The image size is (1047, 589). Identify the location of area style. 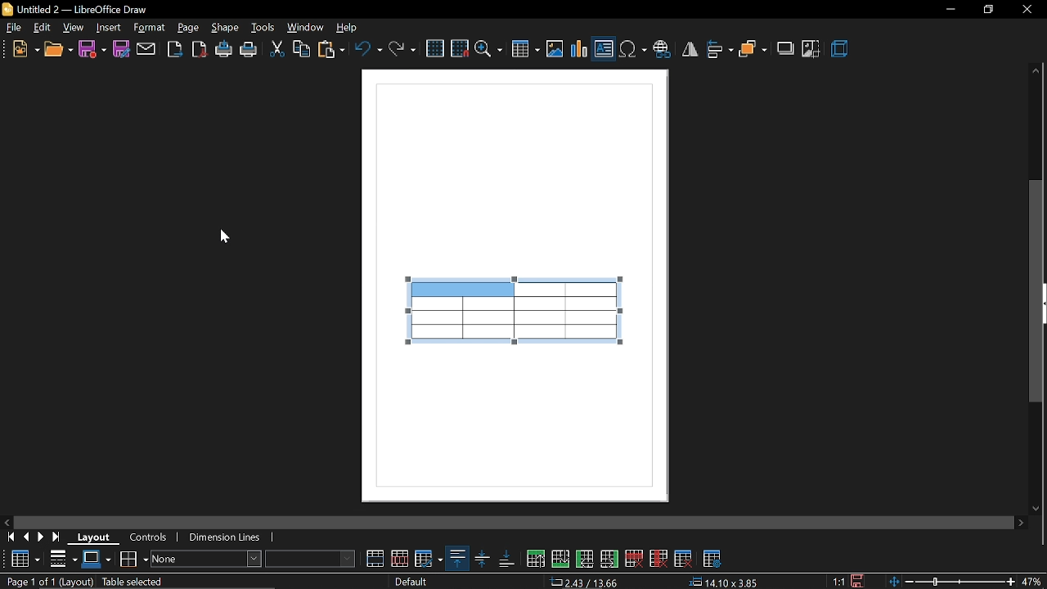
(207, 560).